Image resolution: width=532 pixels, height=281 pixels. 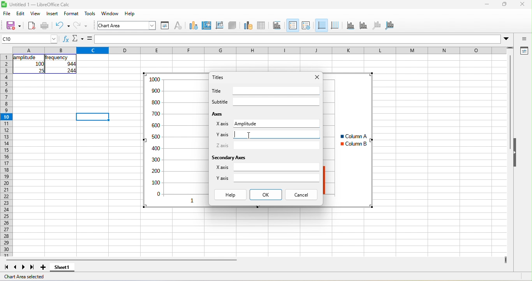 What do you see at coordinates (175, 140) in the screenshot?
I see `Column chart` at bounding box center [175, 140].